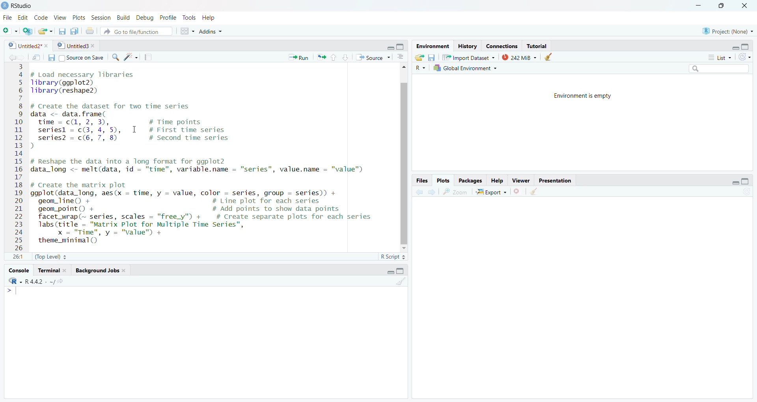 The width and height of the screenshot is (757, 402). I want to click on 0 | Untitled2*, so click(24, 46).